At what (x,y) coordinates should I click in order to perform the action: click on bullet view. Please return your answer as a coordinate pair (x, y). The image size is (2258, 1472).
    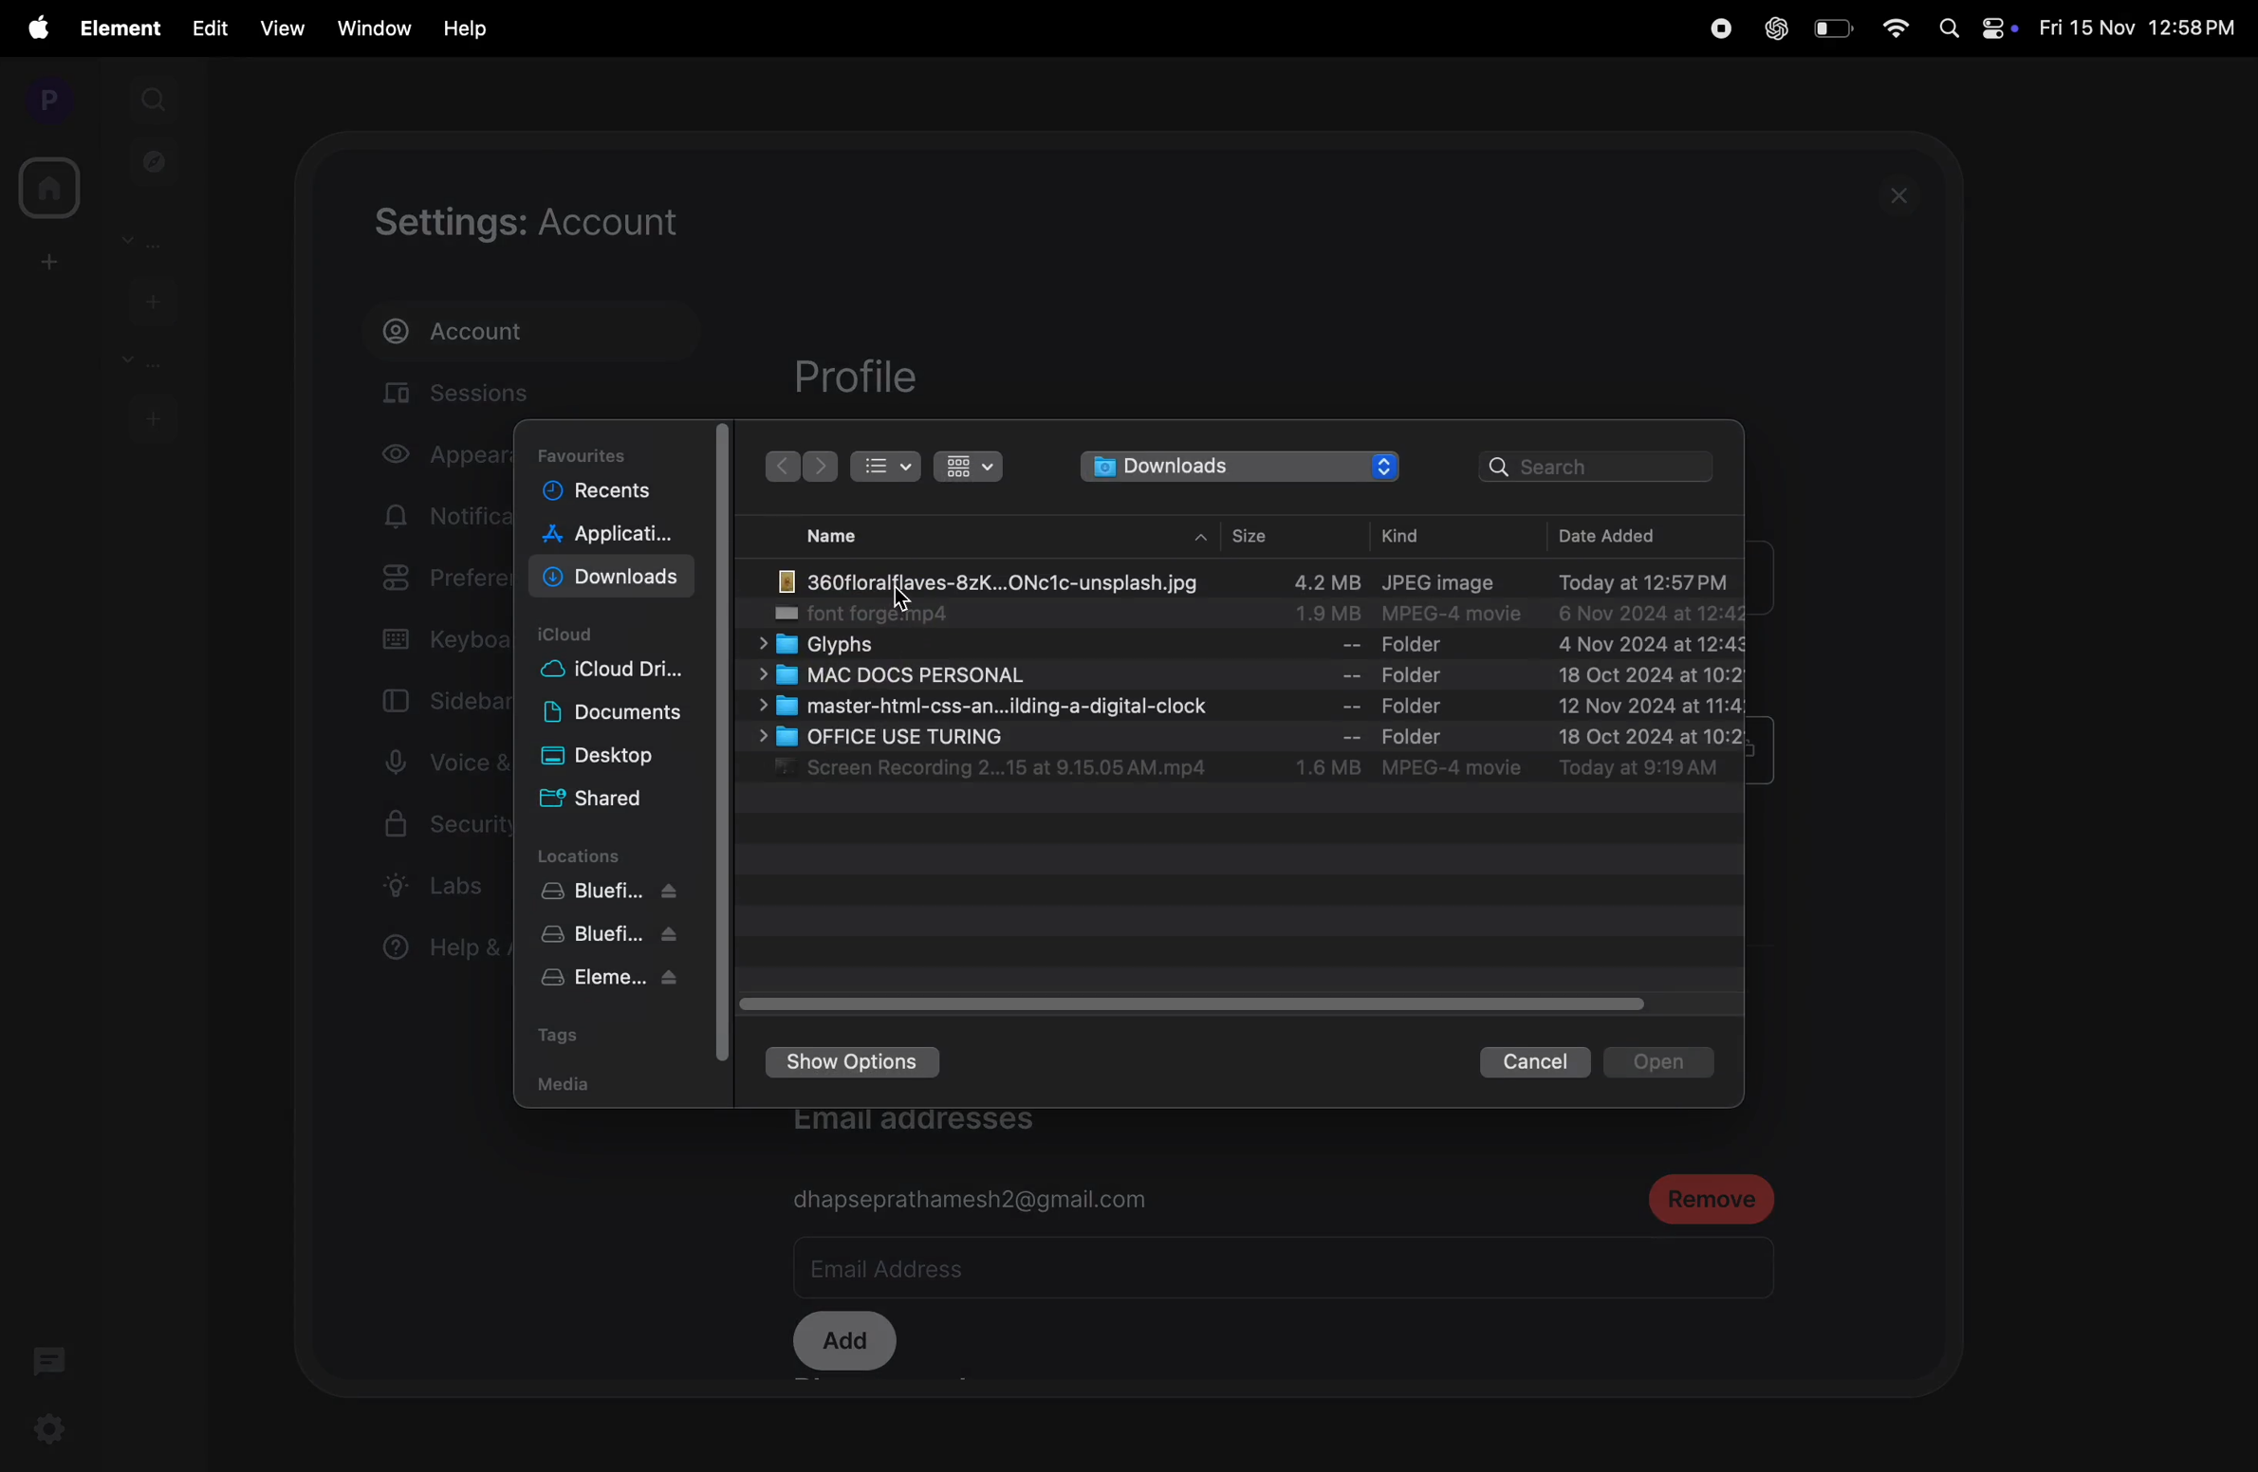
    Looking at the image, I should click on (888, 466).